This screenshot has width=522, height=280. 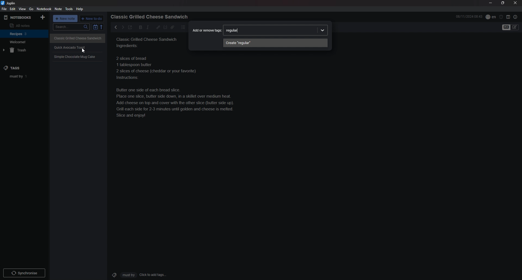 I want to click on notebook, so click(x=45, y=9).